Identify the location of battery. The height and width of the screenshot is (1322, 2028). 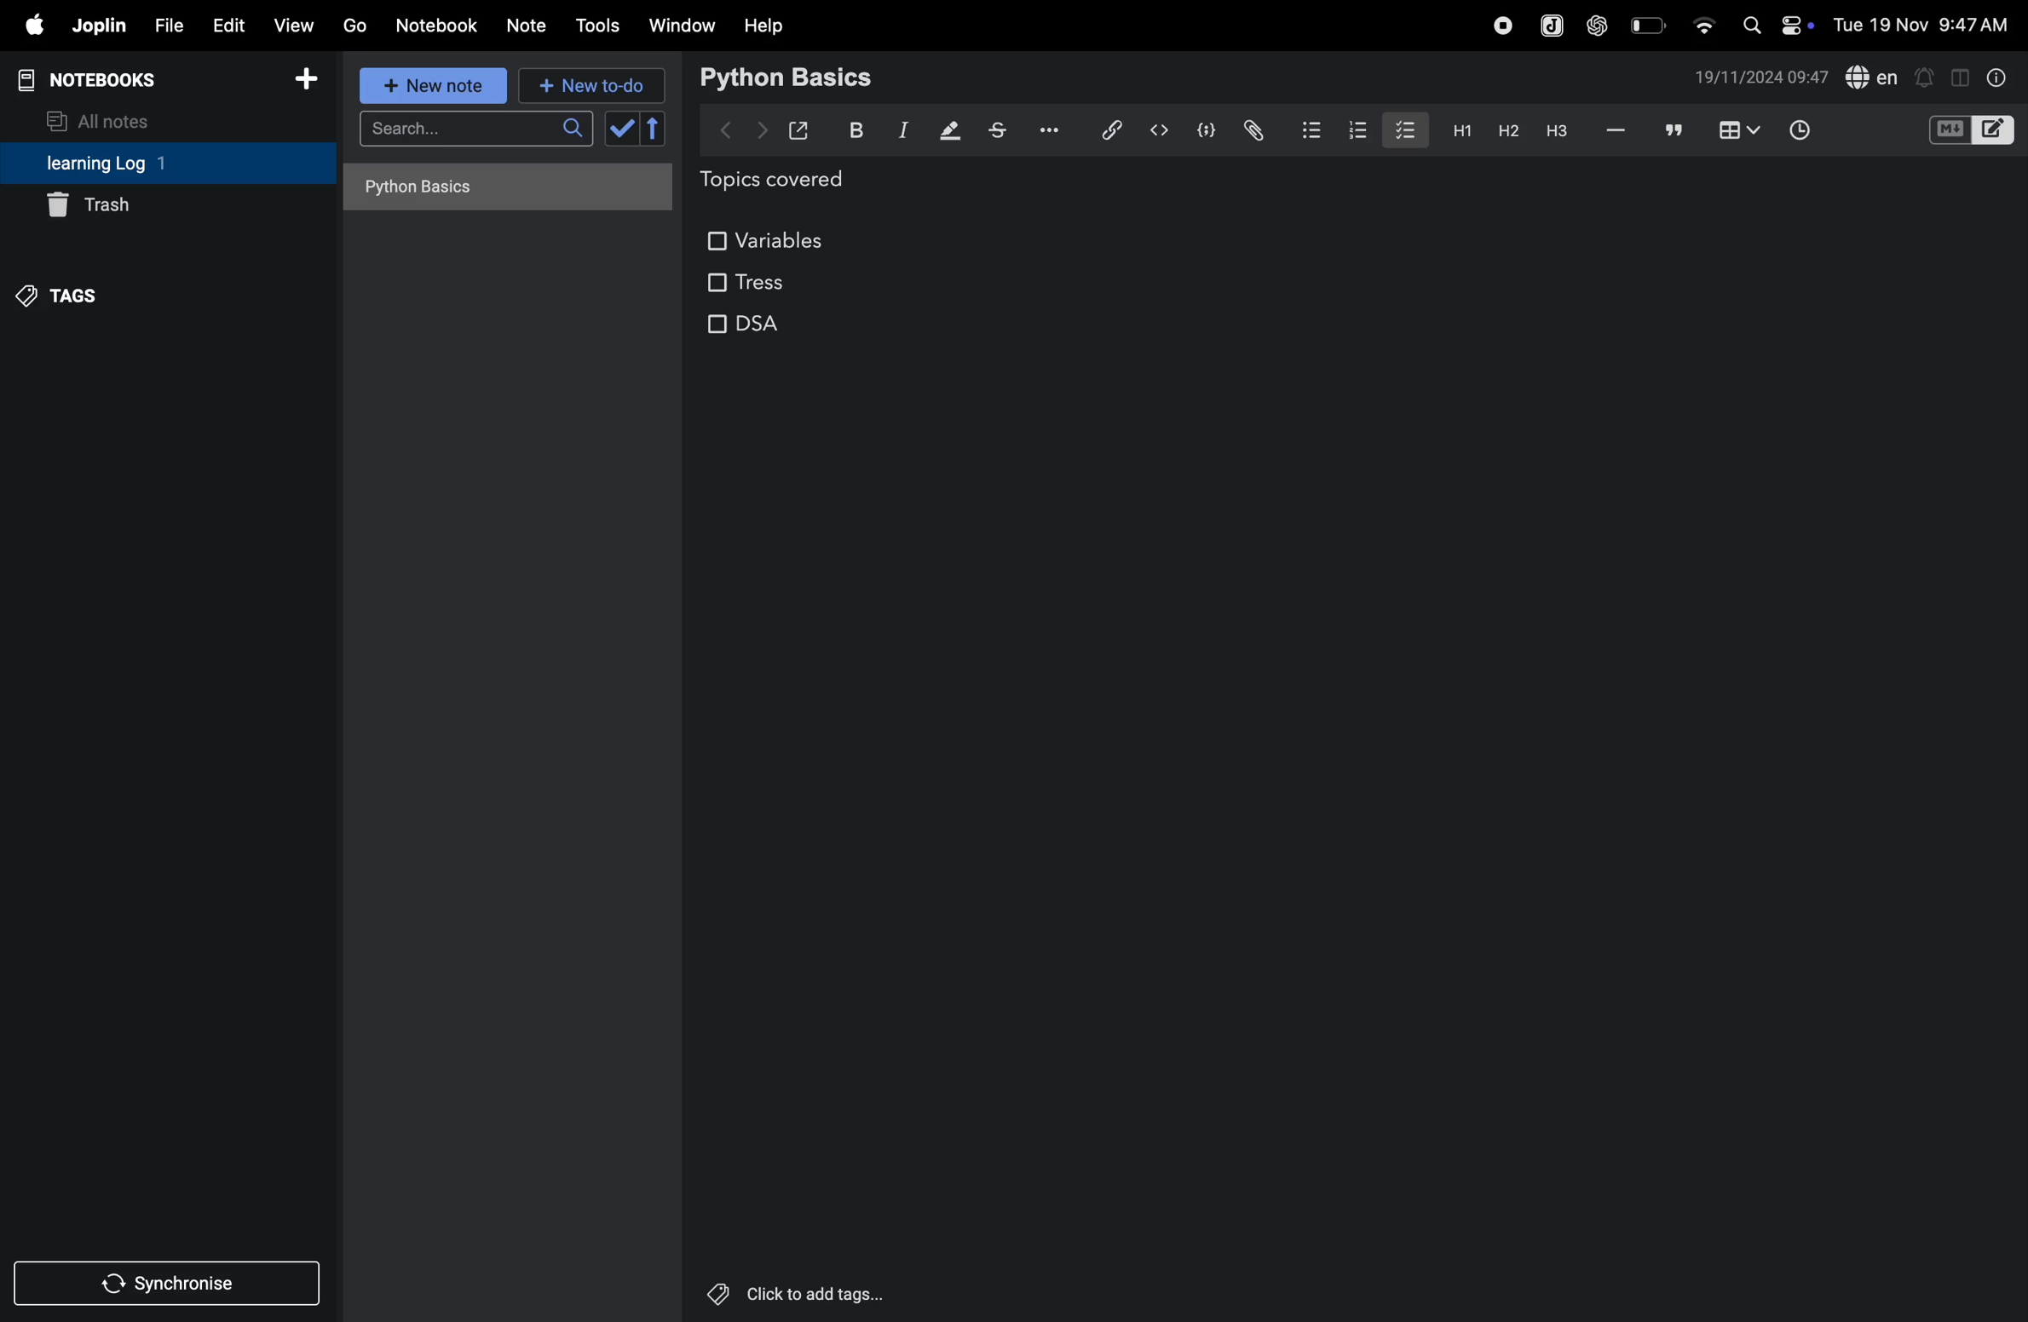
(1650, 24).